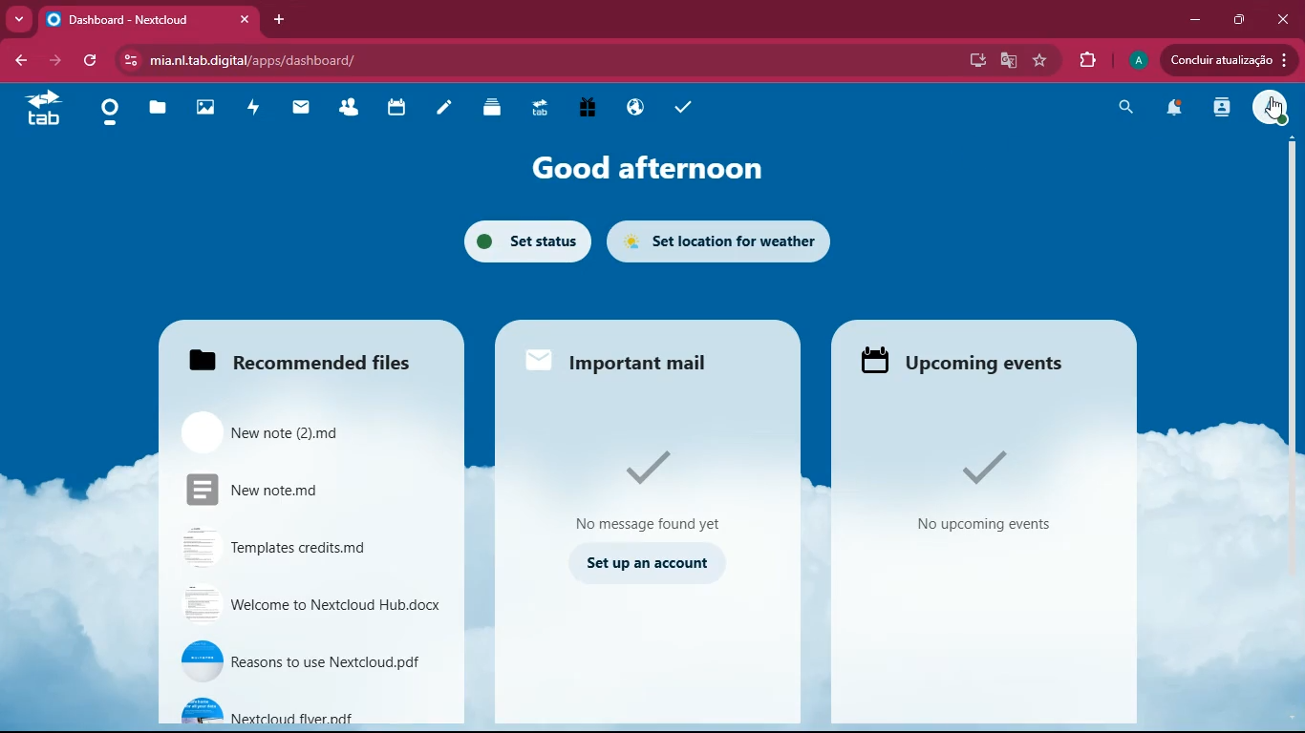 The height and width of the screenshot is (733, 1305). I want to click on close, so click(1286, 17).